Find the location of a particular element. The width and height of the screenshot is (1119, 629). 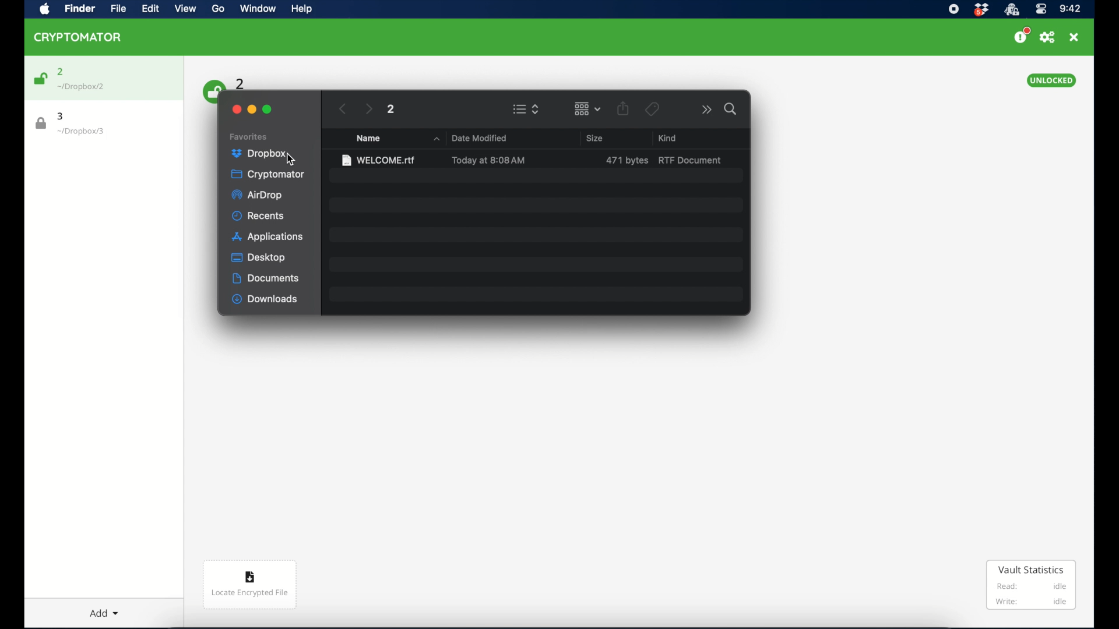

downloads is located at coordinates (265, 299).